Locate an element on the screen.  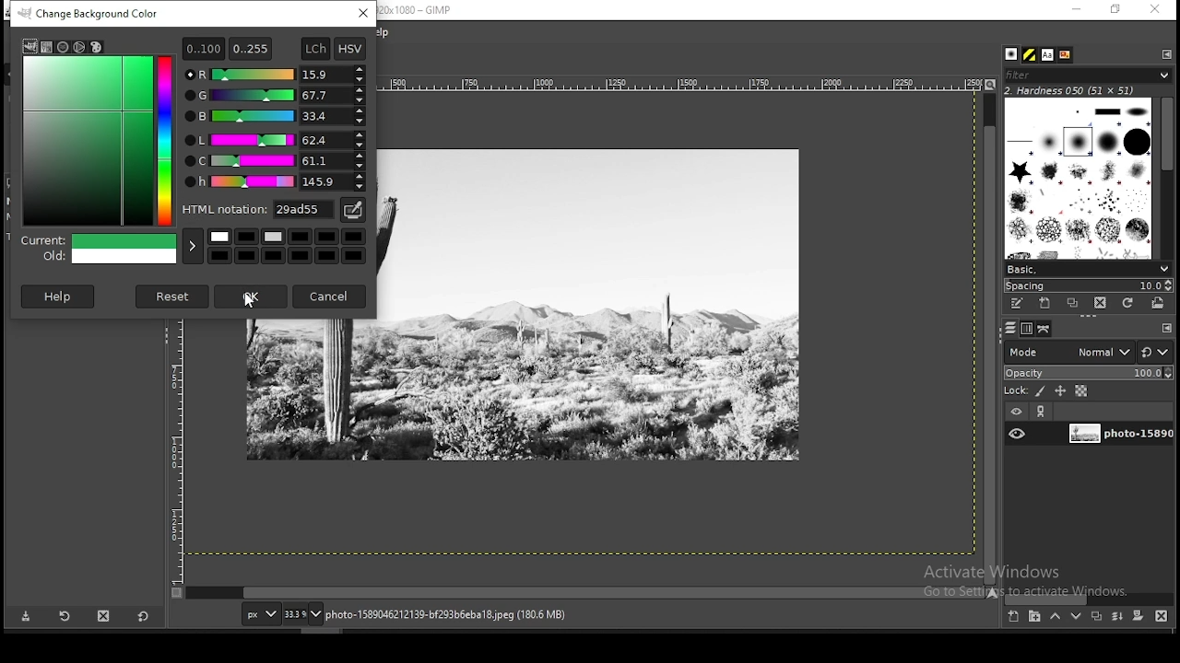
close window is located at coordinates (1154, 9).